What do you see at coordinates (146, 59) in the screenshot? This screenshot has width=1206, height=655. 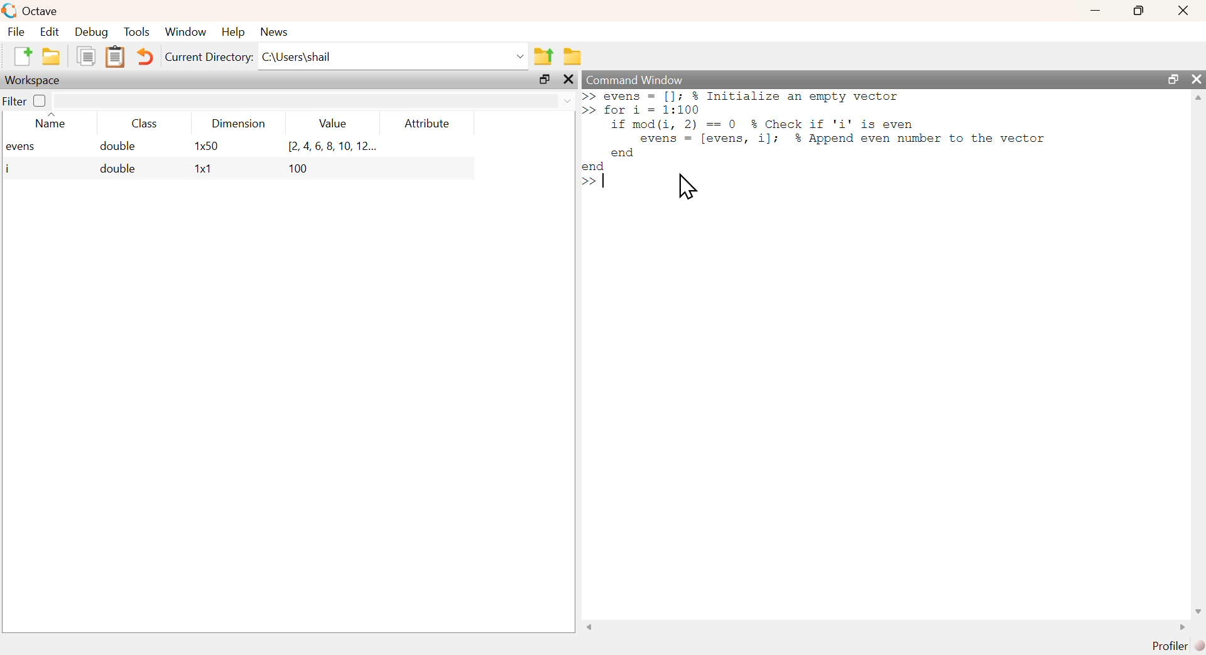 I see `undo` at bounding box center [146, 59].